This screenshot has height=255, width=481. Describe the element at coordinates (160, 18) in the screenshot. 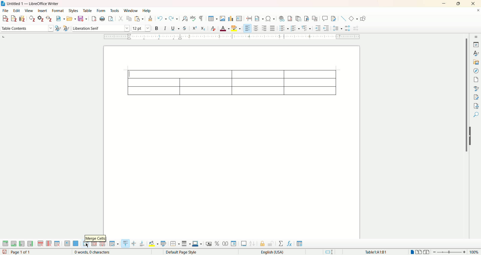

I see `undo` at that location.